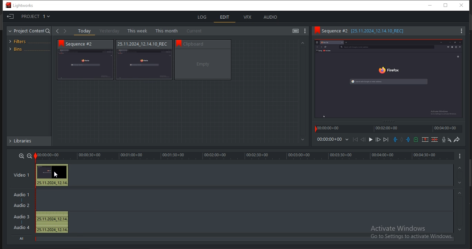 The height and width of the screenshot is (249, 472). I want to click on Sequence # 2, so click(84, 44).